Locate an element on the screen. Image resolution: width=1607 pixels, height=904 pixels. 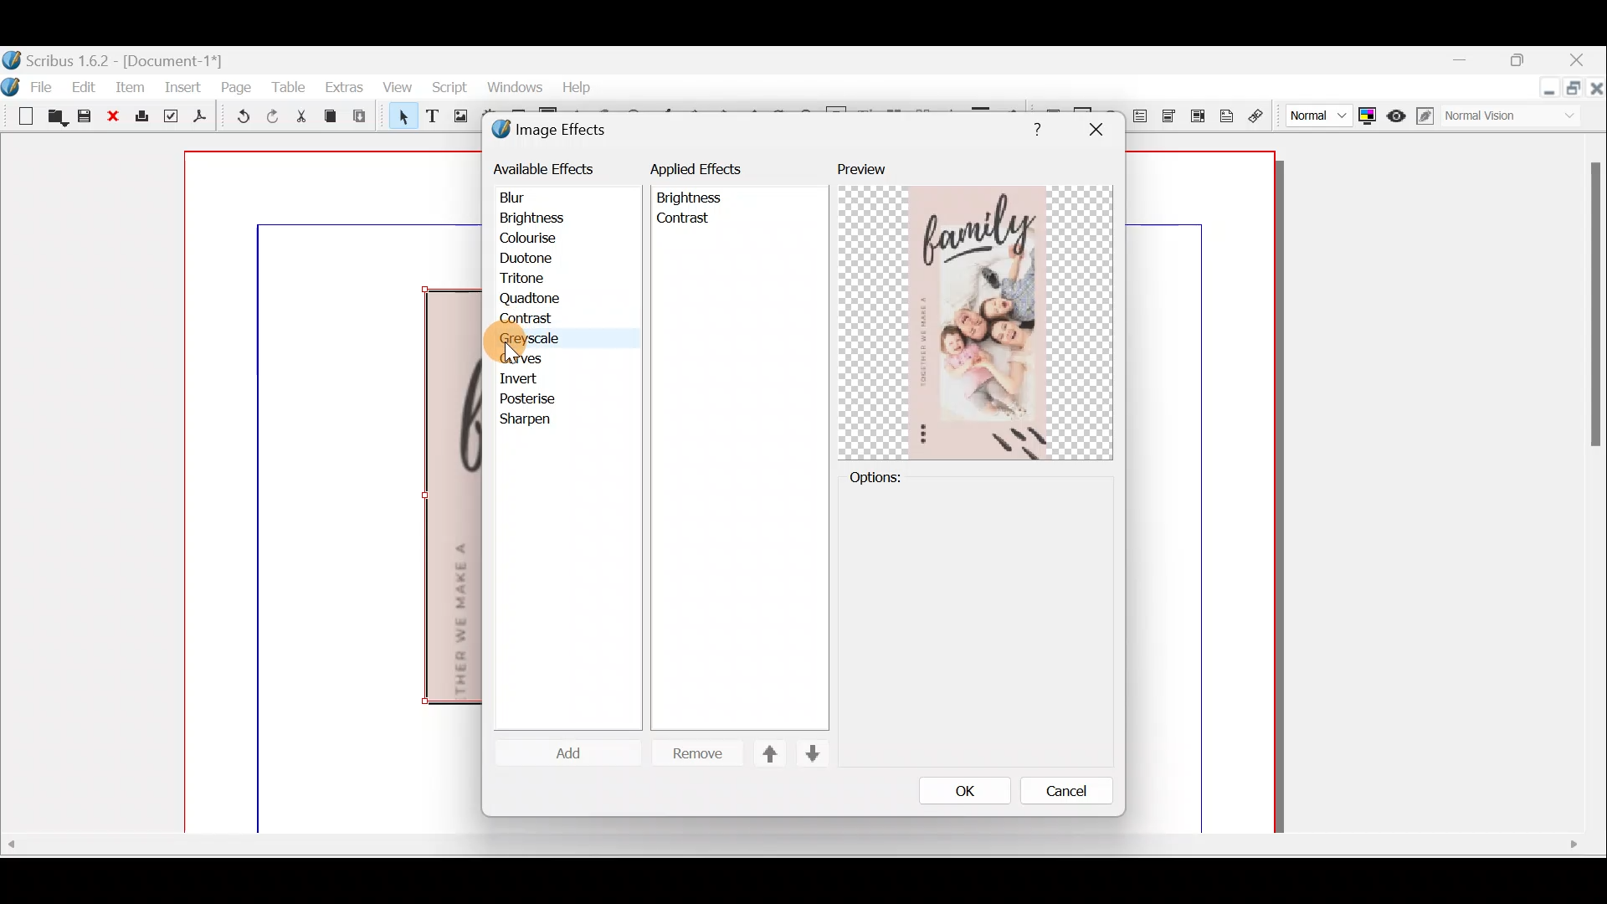
Close is located at coordinates (112, 119).